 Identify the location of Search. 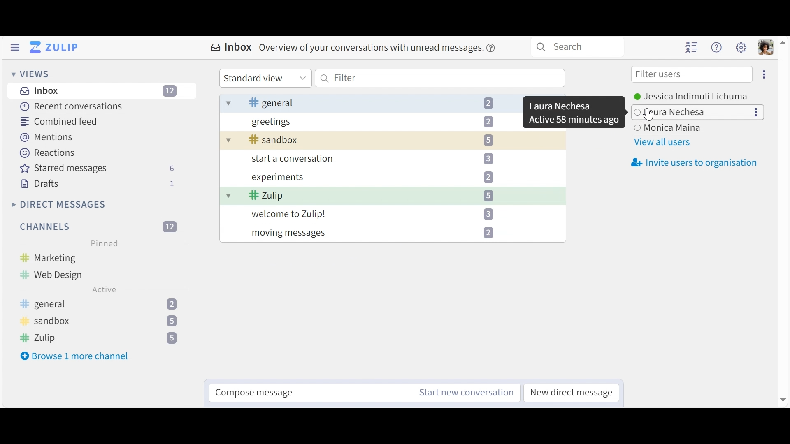
(577, 47).